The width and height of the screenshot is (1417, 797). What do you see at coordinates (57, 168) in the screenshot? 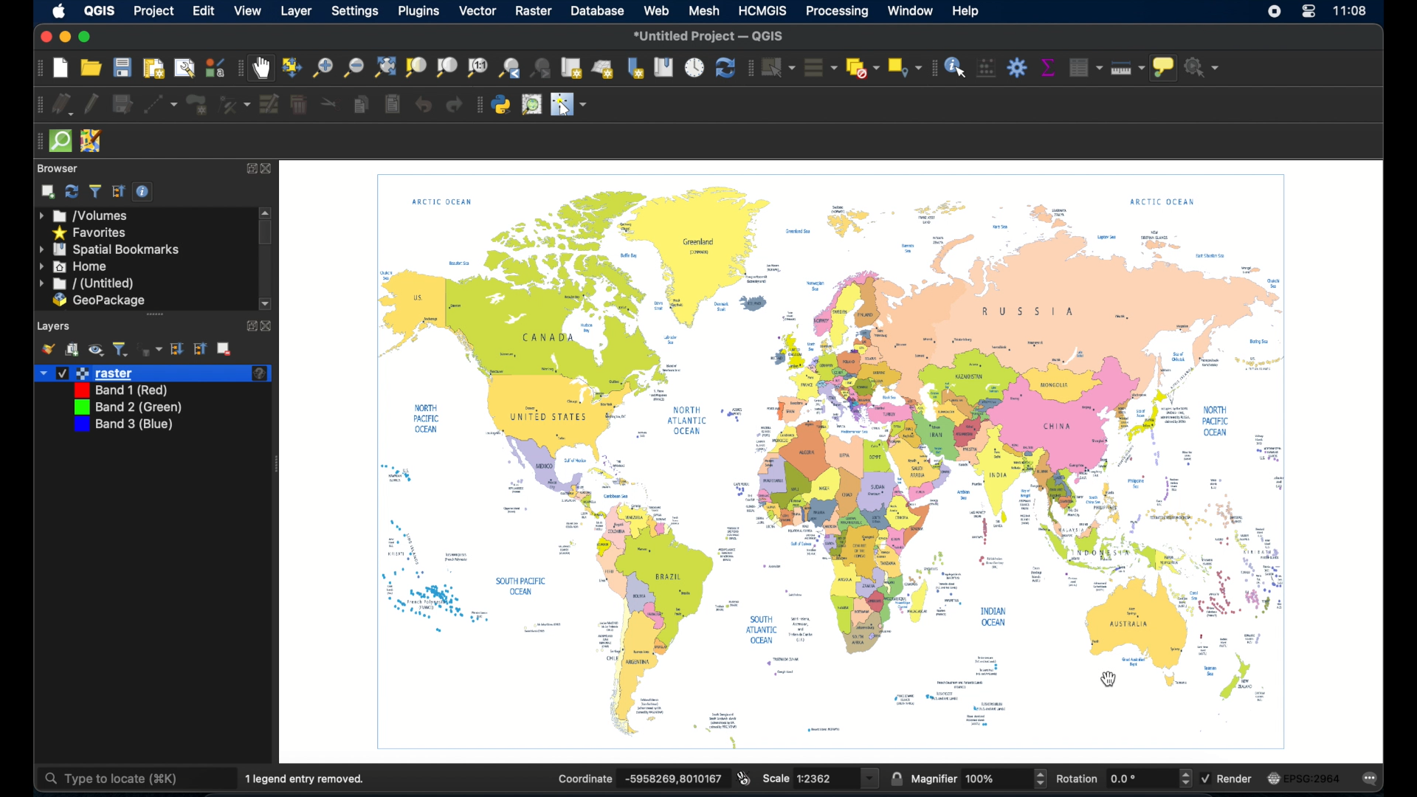
I see `browser` at bounding box center [57, 168].